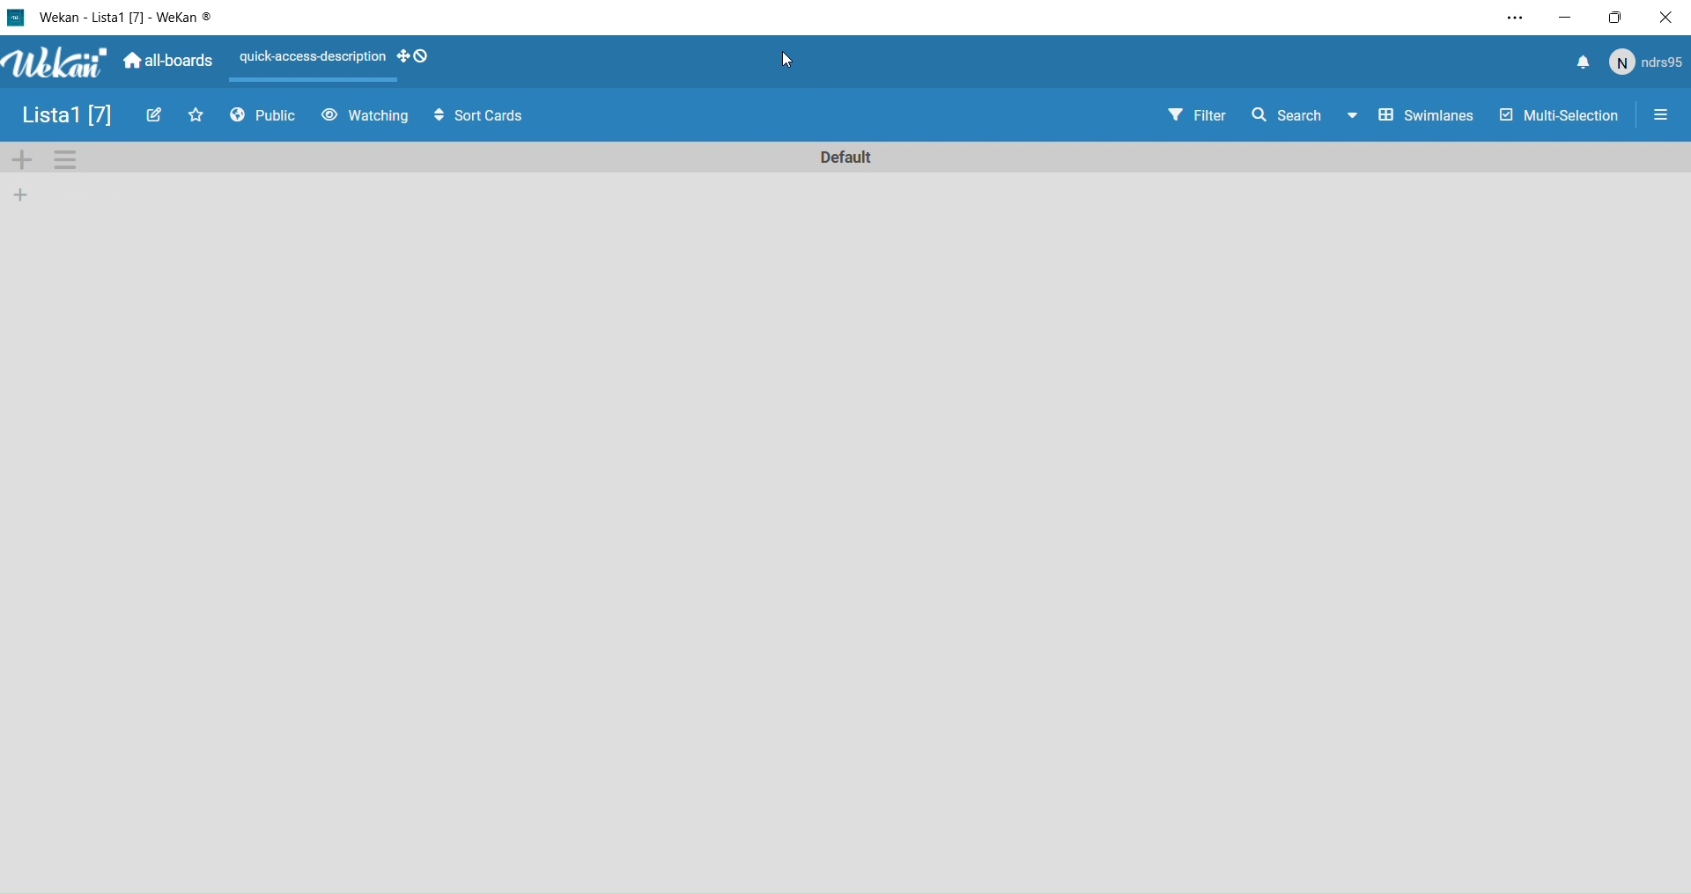 The image size is (1691, 894). Describe the element at coordinates (1583, 68) in the screenshot. I see `notify` at that location.